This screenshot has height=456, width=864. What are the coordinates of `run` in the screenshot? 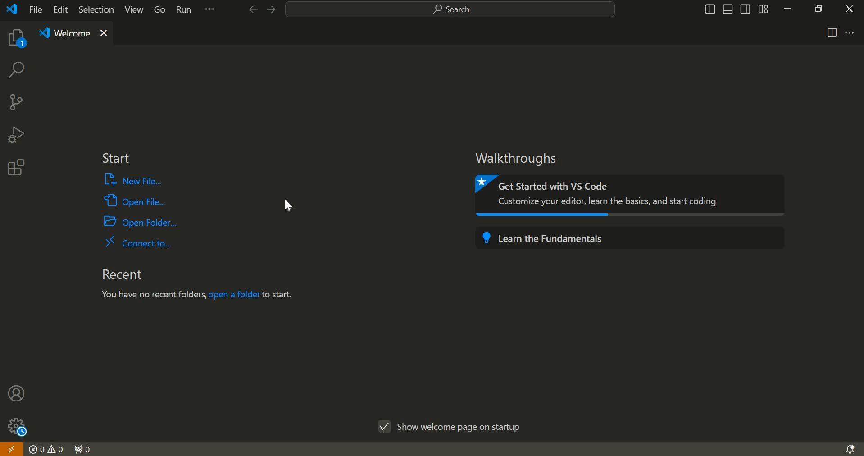 It's located at (185, 11).